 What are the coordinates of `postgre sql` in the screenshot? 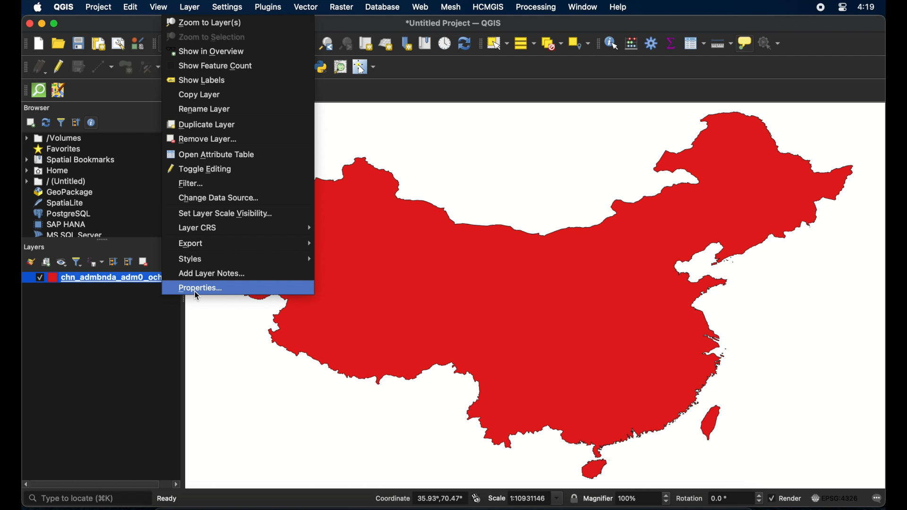 It's located at (62, 213).